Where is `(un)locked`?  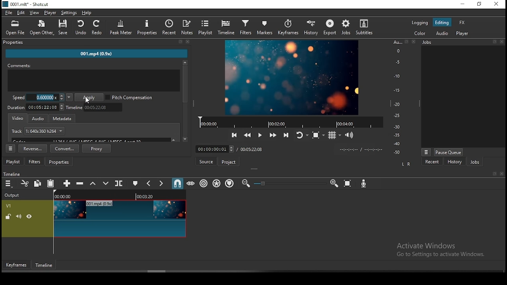
(un)locked is located at coordinates (9, 217).